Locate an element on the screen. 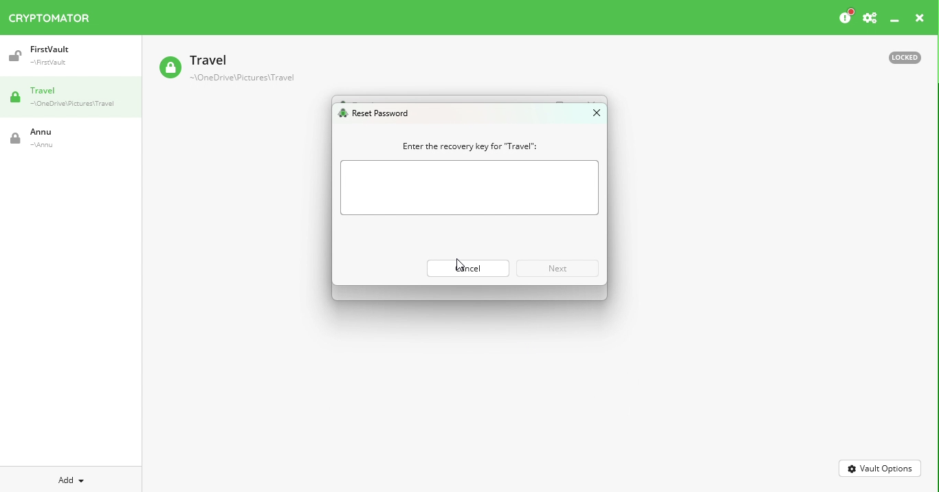 The width and height of the screenshot is (939, 492). Cancel is located at coordinates (463, 266).